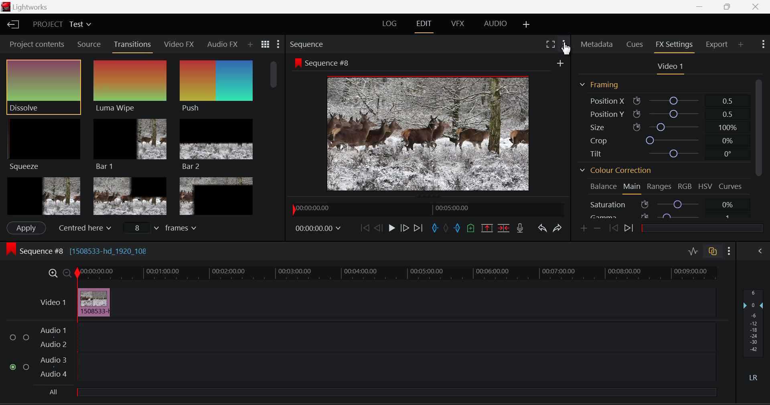  Describe the element at coordinates (180, 45) in the screenshot. I see `Video FX` at that location.